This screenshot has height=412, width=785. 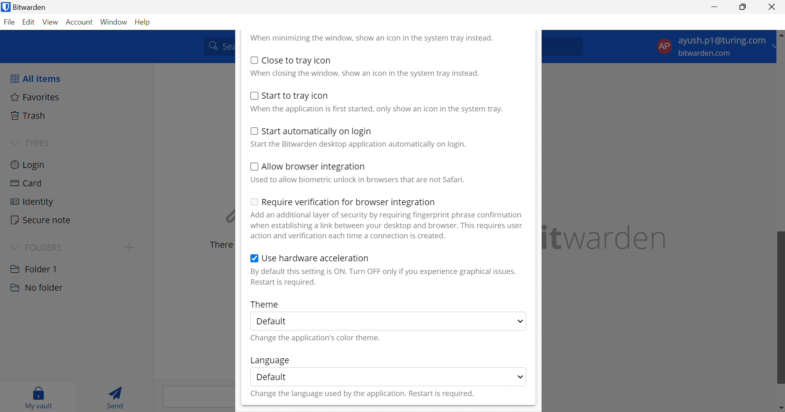 What do you see at coordinates (707, 54) in the screenshot?
I see `bitwarden.com` at bounding box center [707, 54].